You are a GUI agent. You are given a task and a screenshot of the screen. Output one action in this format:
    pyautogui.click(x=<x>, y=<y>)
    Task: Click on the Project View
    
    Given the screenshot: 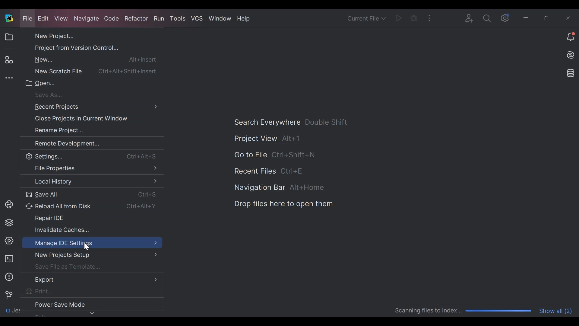 What is the action you would take?
    pyautogui.click(x=267, y=139)
    